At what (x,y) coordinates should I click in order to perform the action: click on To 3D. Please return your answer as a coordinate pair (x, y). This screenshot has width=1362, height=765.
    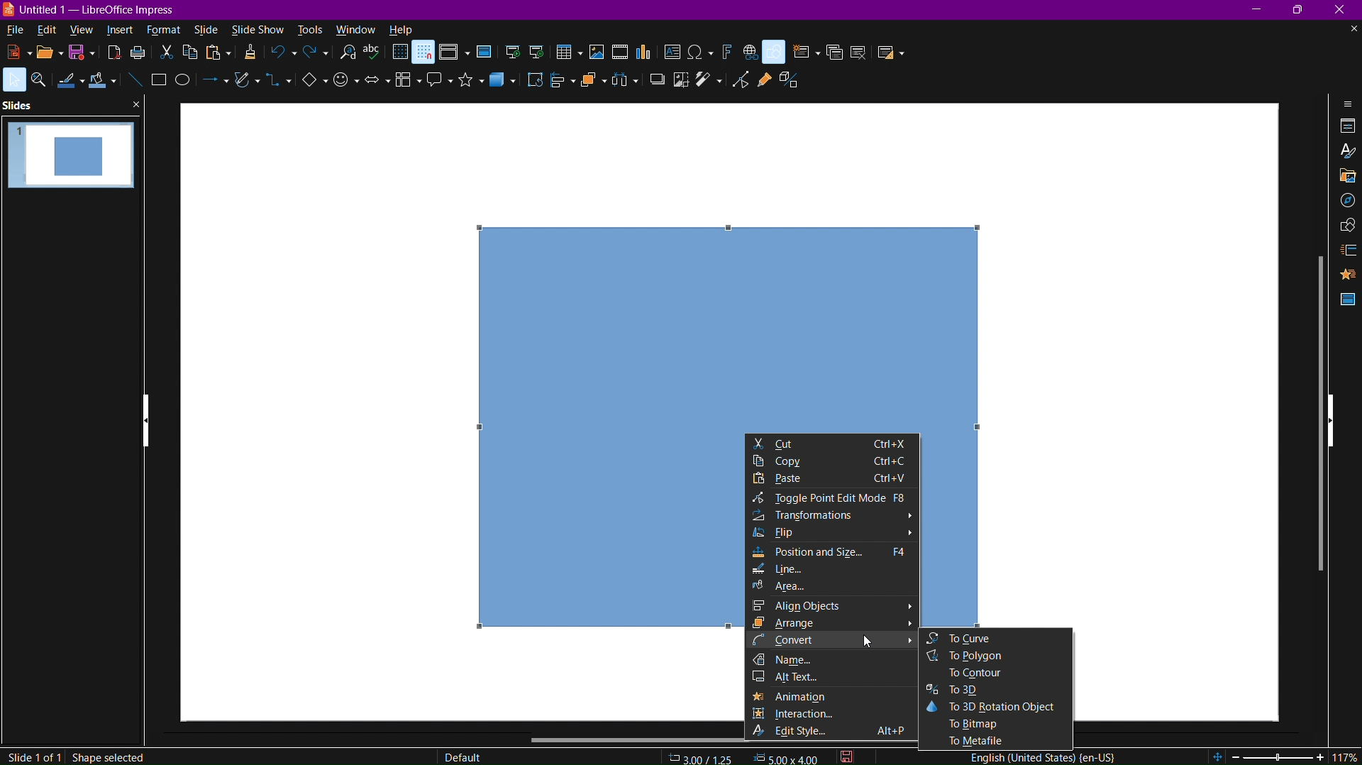
    Looking at the image, I should click on (999, 692).